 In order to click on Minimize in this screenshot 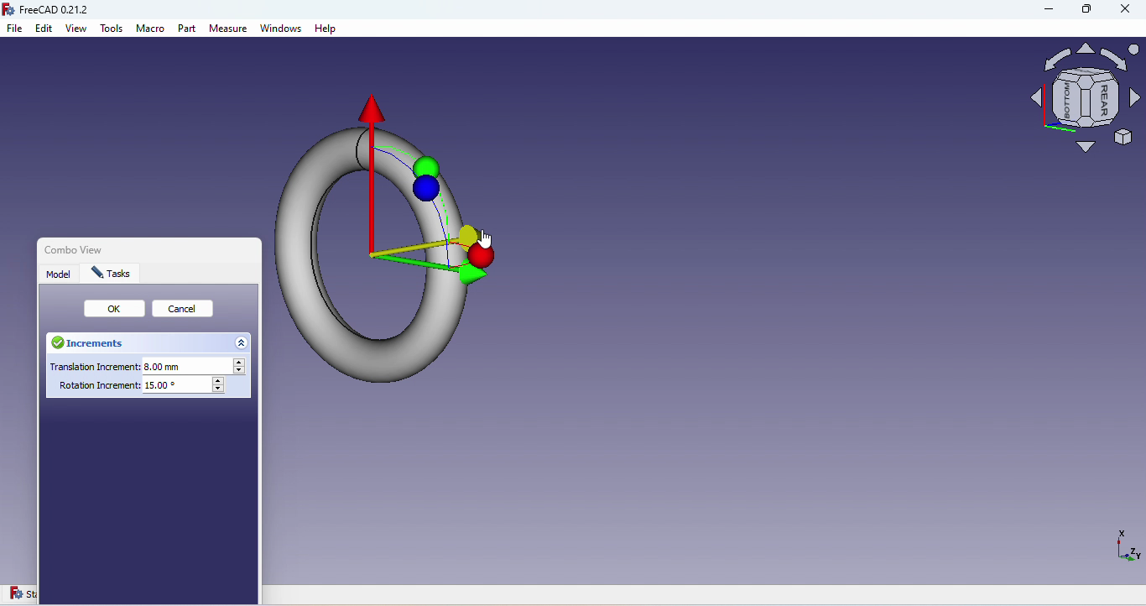, I will do `click(1041, 12)`.